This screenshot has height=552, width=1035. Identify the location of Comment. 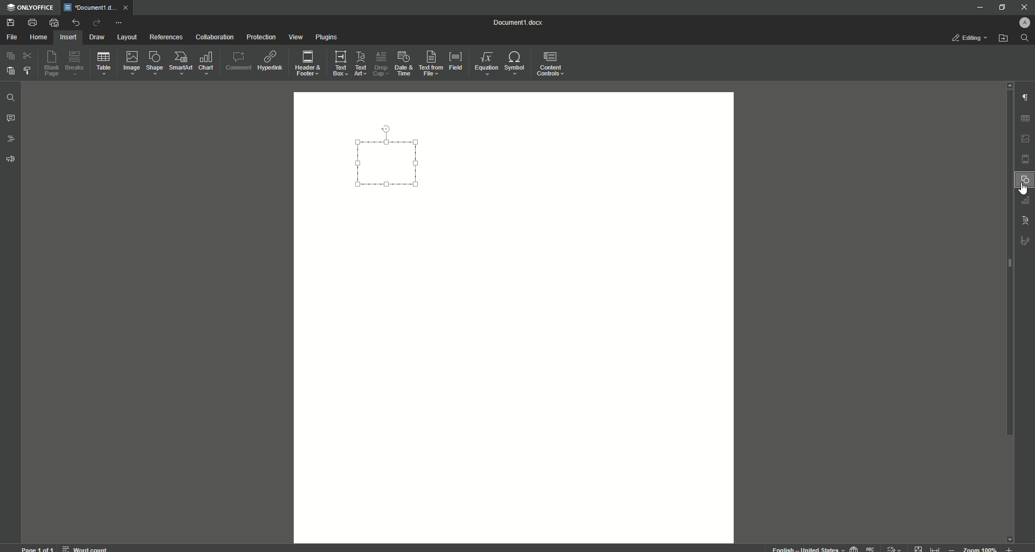
(238, 61).